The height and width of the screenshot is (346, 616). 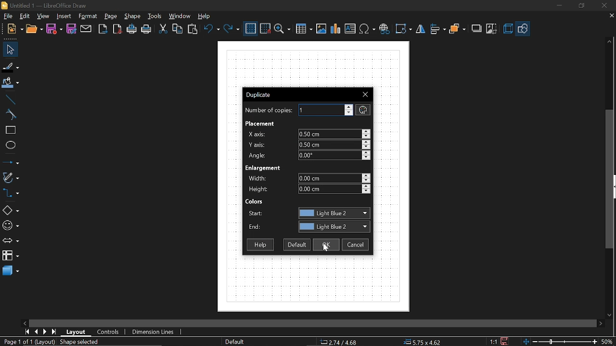 What do you see at coordinates (333, 178) in the screenshot?
I see `width` at bounding box center [333, 178].